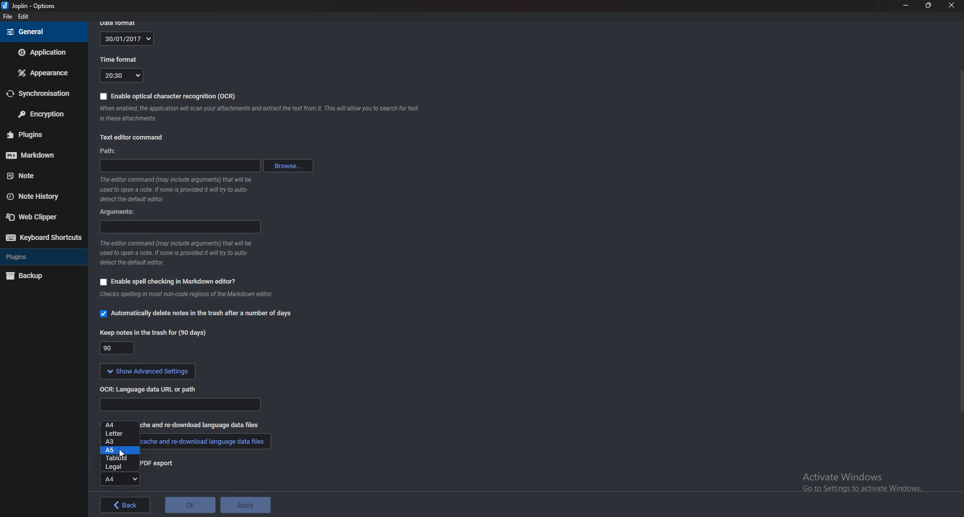  Describe the element at coordinates (42, 238) in the screenshot. I see `Keyboard shortcuts` at that location.